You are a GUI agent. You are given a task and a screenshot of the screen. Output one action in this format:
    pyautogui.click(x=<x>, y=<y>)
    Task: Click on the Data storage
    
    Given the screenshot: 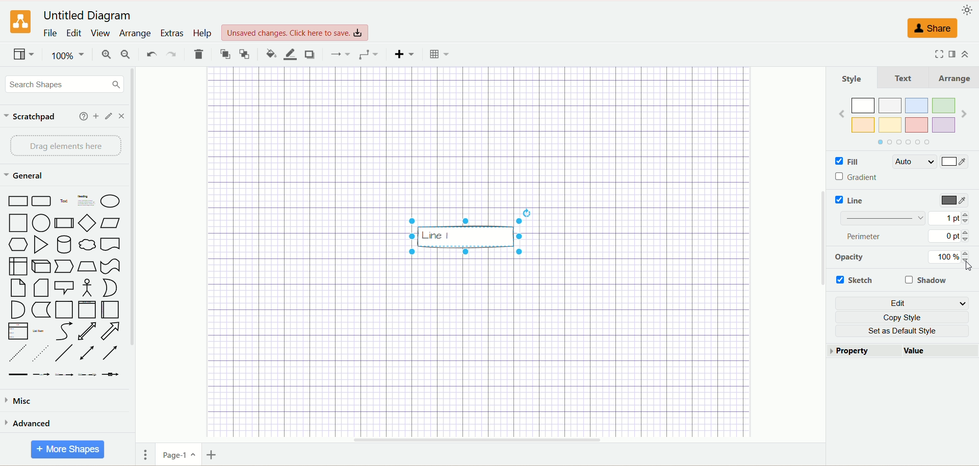 What is the action you would take?
    pyautogui.click(x=41, y=310)
    